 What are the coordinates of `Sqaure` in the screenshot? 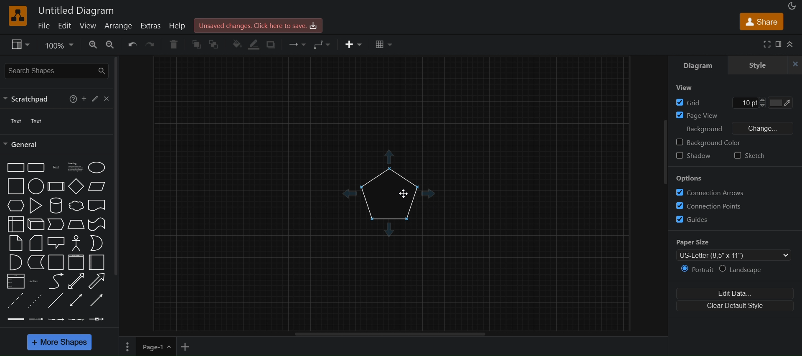 It's located at (16, 186).